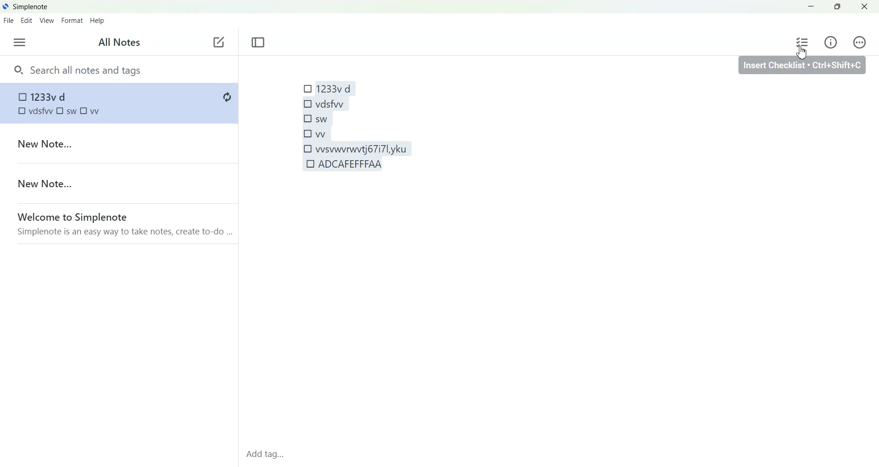 This screenshot has height=467, width=879. Describe the element at coordinates (27, 21) in the screenshot. I see `Edit` at that location.